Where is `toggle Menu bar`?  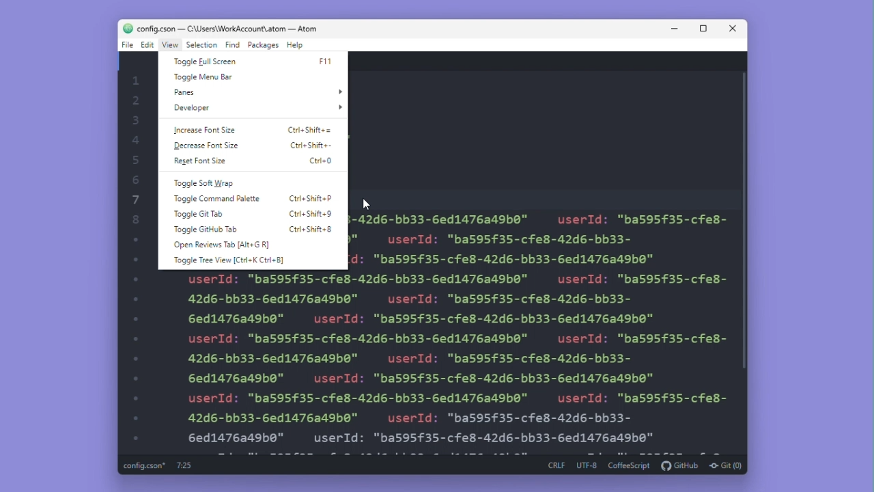 toggle Menu bar is located at coordinates (202, 77).